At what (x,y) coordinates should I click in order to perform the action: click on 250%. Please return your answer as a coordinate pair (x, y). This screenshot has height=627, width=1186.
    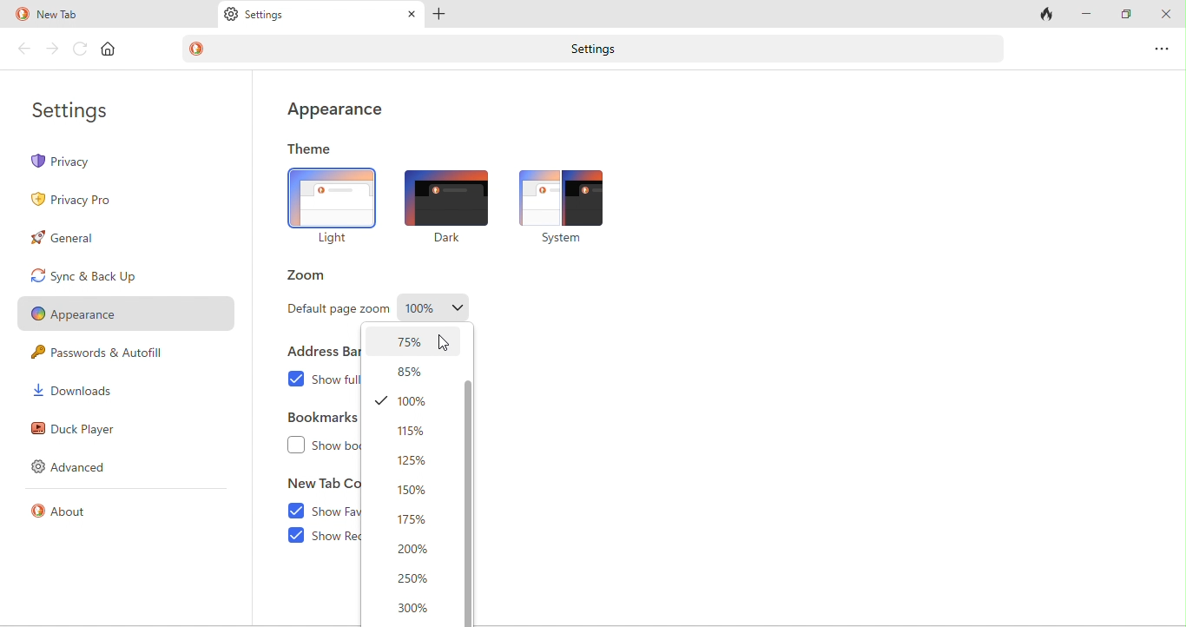
    Looking at the image, I should click on (412, 579).